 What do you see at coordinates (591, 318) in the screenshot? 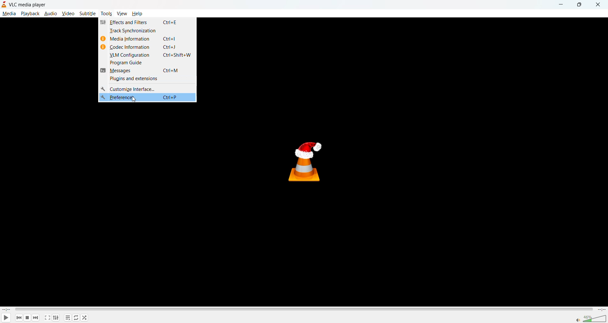
I see `volume` at bounding box center [591, 318].